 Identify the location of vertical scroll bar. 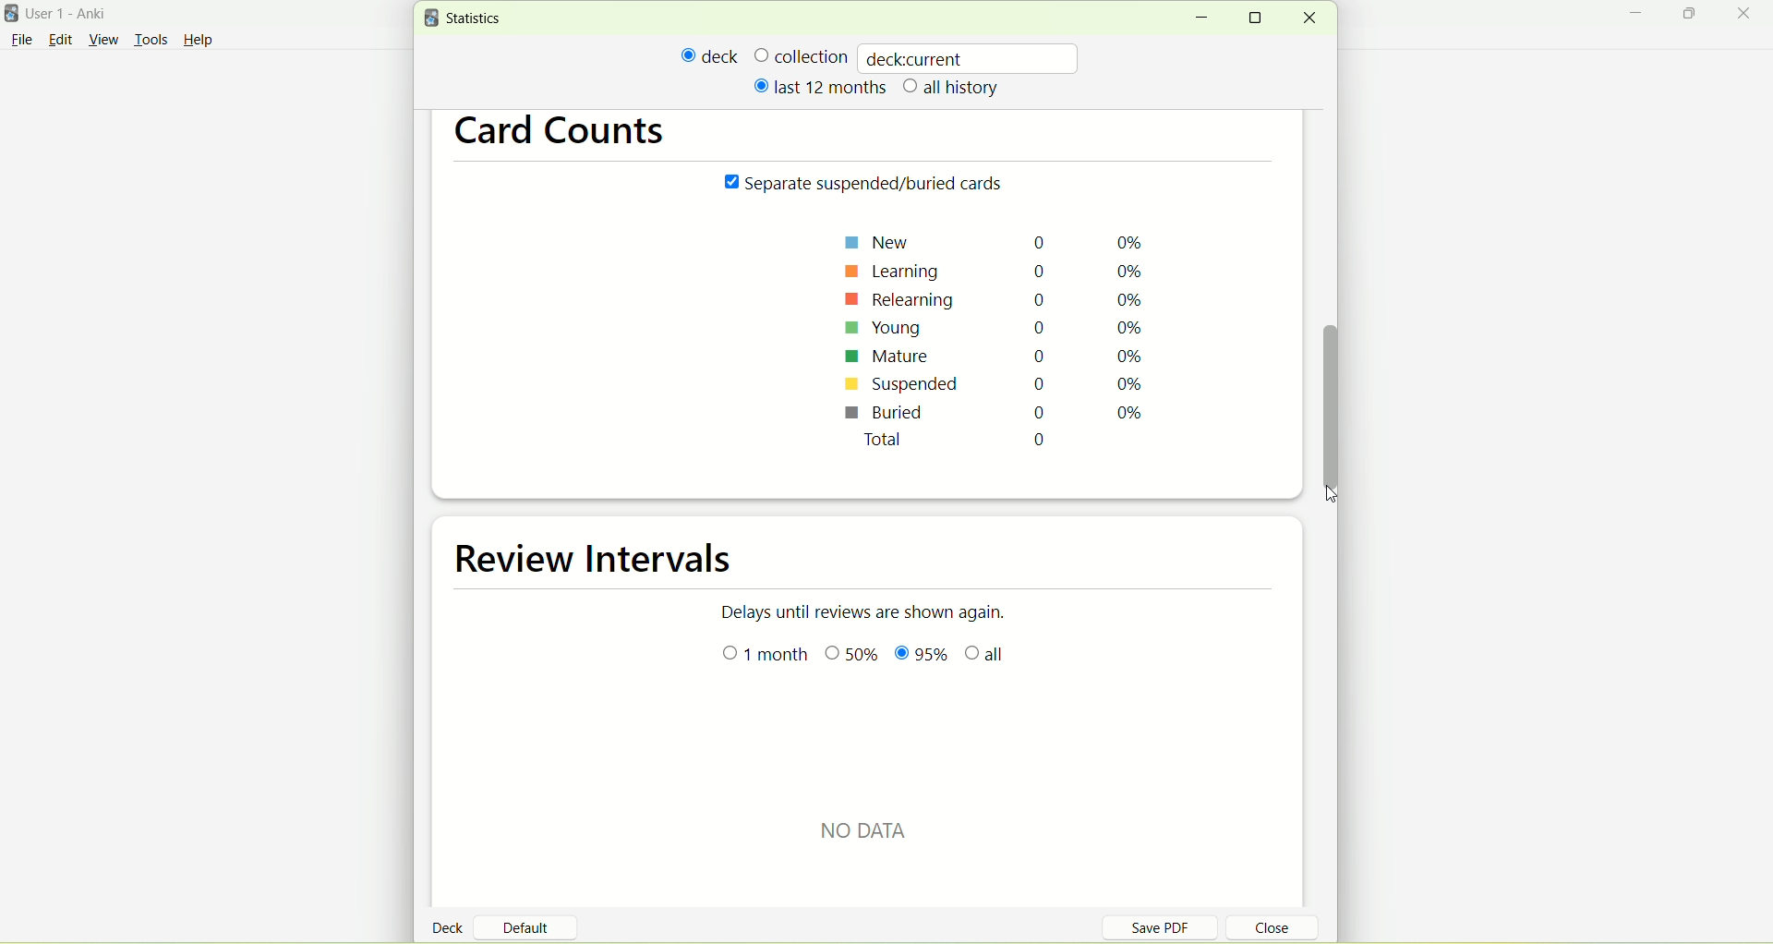
(1334, 401).